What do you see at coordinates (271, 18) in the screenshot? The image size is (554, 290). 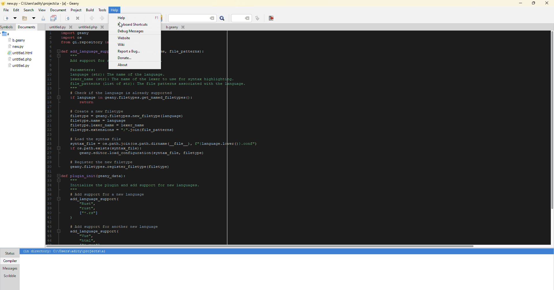 I see `exit` at bounding box center [271, 18].